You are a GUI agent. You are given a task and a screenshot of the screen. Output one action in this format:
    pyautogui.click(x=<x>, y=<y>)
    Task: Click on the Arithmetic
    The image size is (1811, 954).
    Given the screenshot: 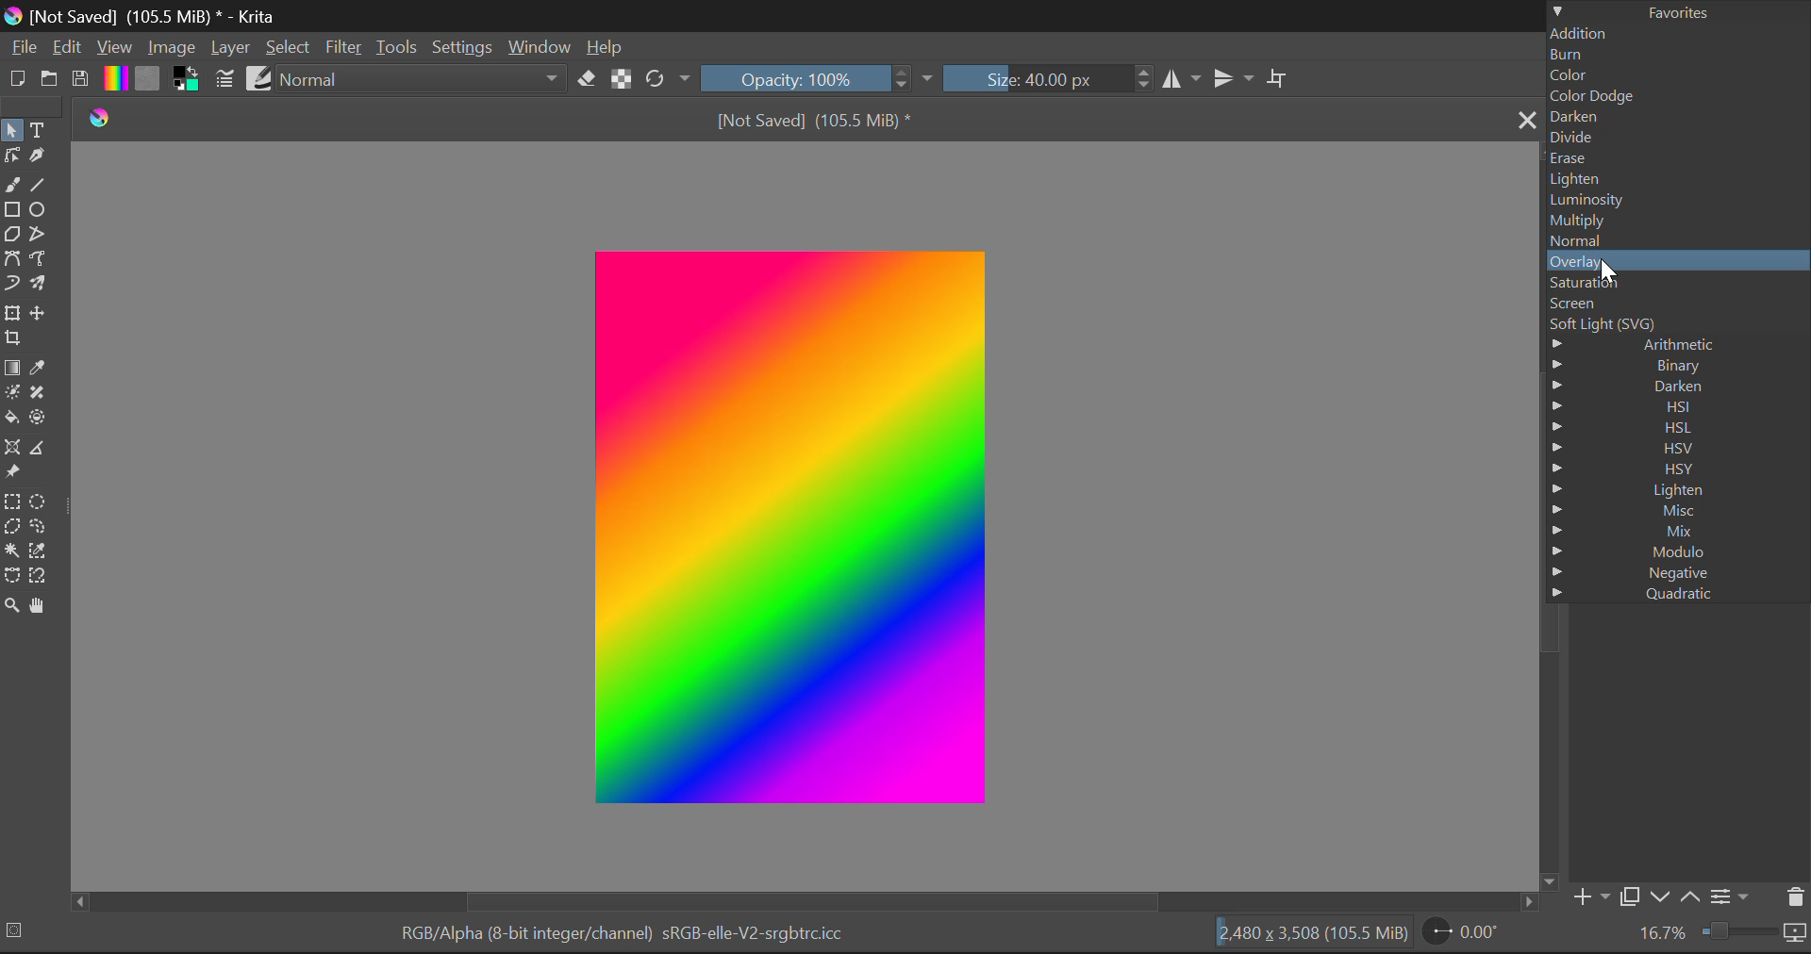 What is the action you would take?
    pyautogui.click(x=1671, y=344)
    